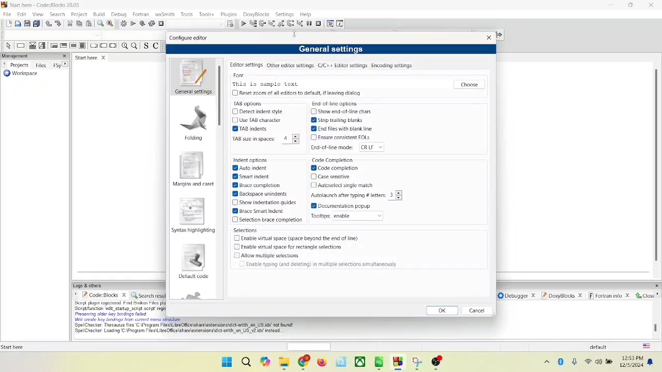 This screenshot has width=662, height=372. I want to click on folder, so click(283, 364).